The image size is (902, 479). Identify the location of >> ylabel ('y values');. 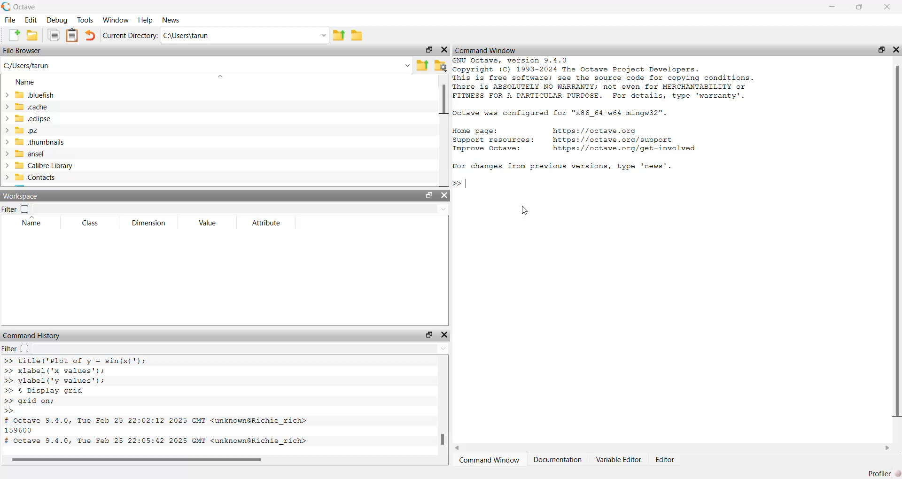
(63, 381).